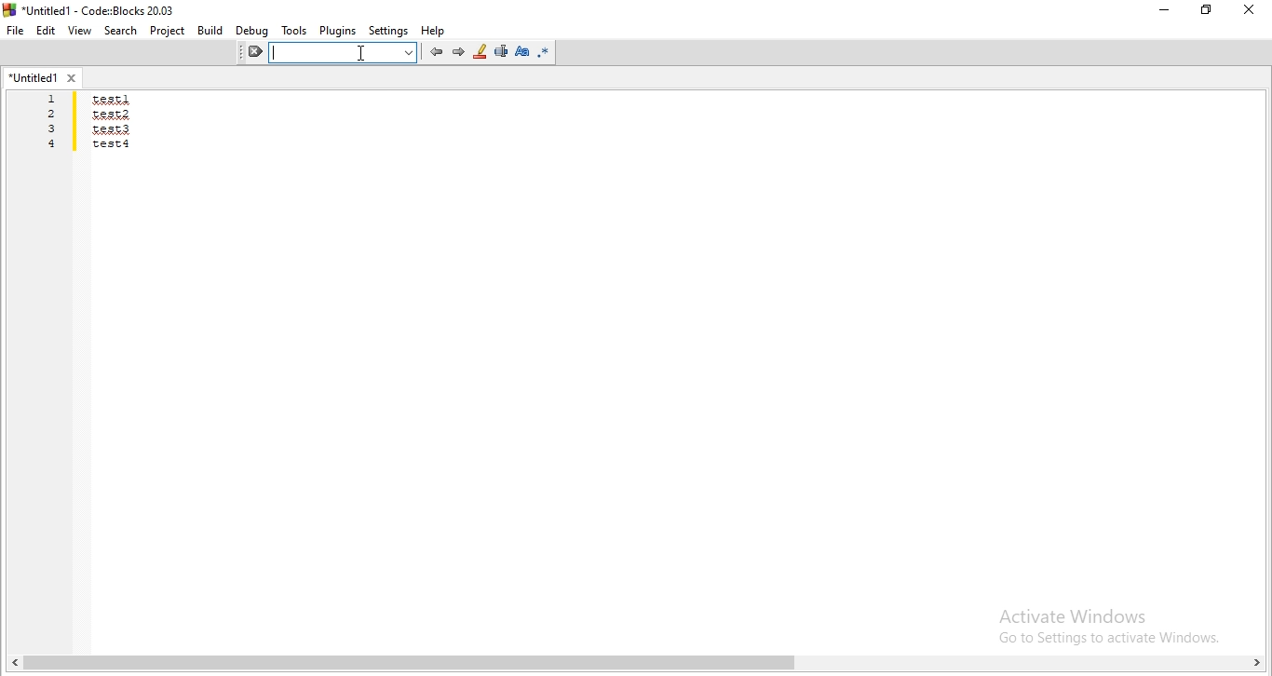  I want to click on test 1, so click(112, 99).